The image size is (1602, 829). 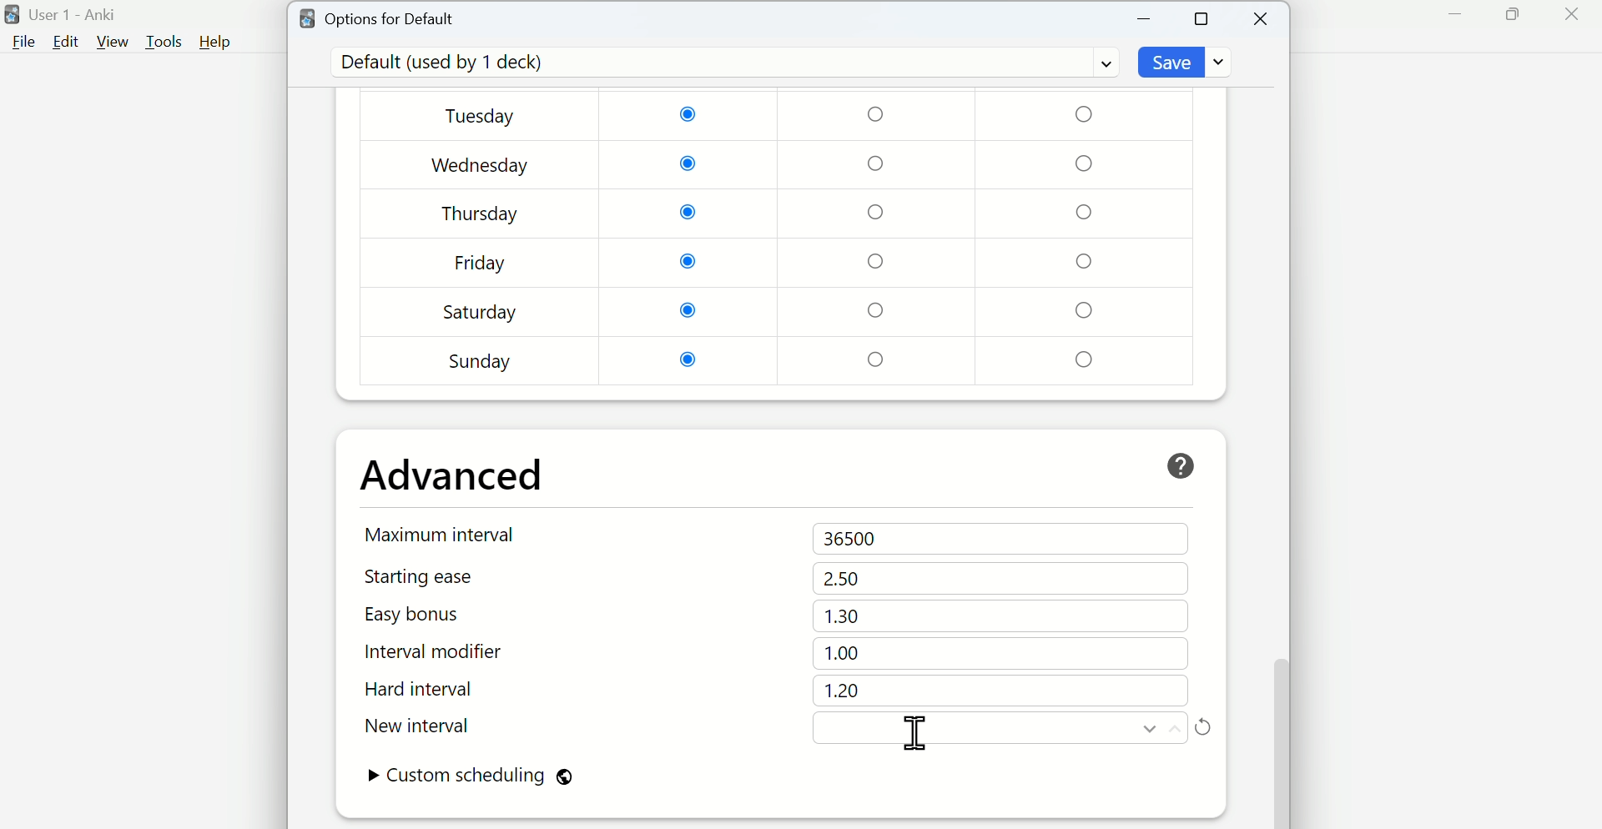 What do you see at coordinates (1145, 19) in the screenshot?
I see `Minimize` at bounding box center [1145, 19].